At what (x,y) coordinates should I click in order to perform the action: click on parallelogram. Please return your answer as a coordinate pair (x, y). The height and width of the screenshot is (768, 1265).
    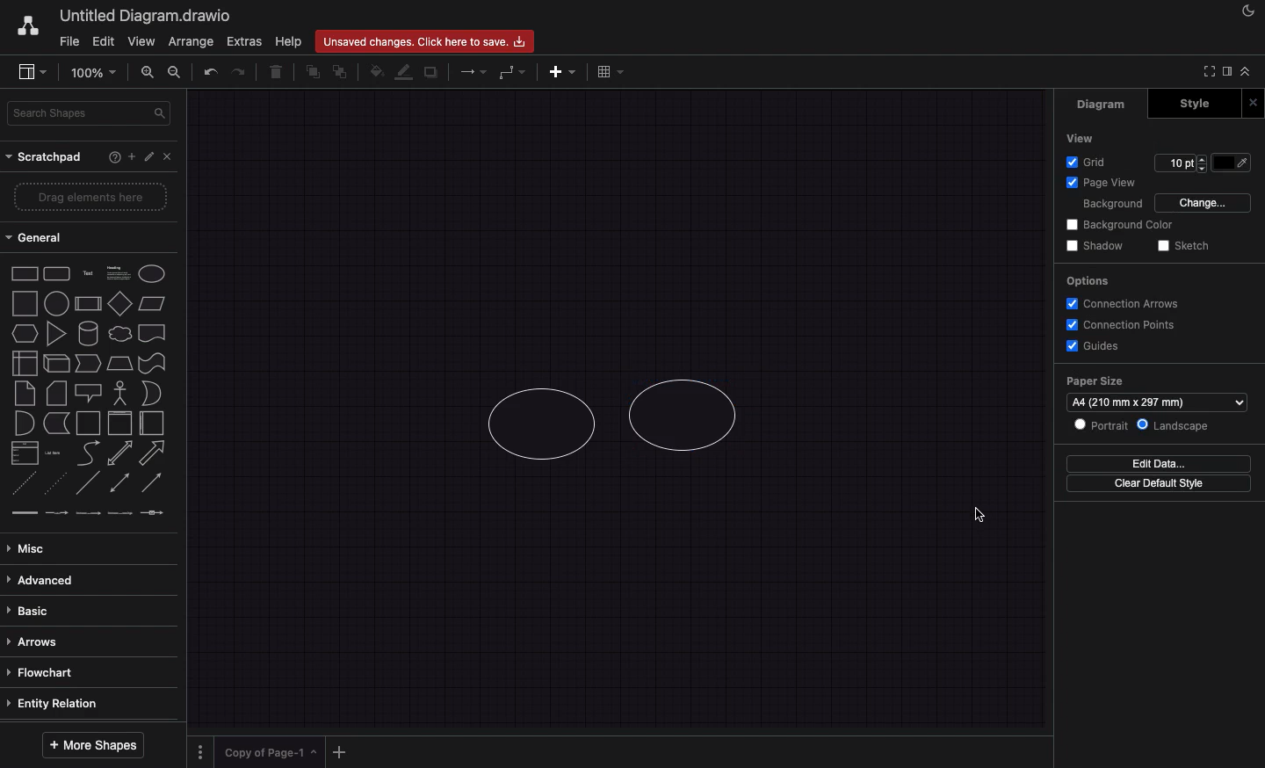
    Looking at the image, I should click on (154, 304).